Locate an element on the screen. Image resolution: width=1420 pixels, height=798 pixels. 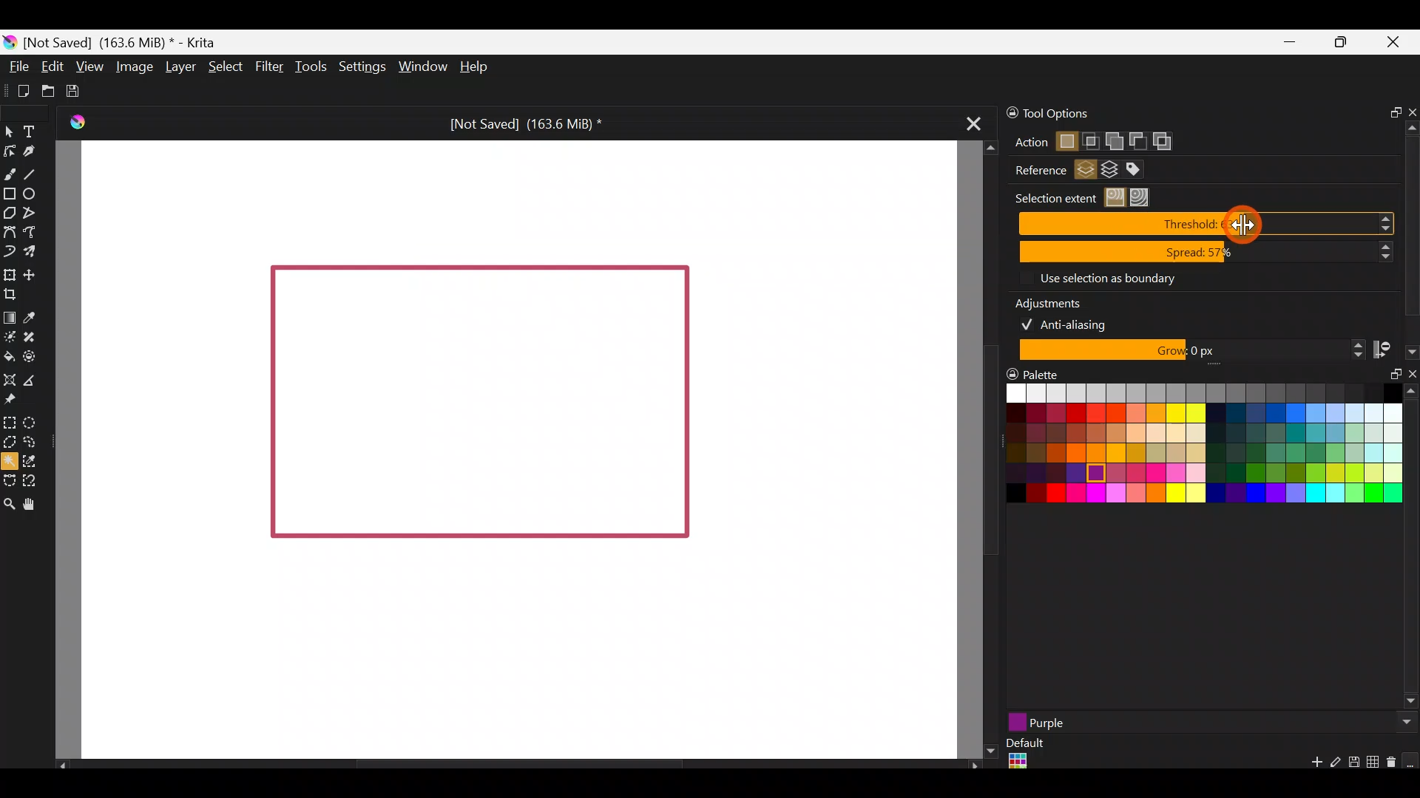
Ellipse tool is located at coordinates (35, 193).